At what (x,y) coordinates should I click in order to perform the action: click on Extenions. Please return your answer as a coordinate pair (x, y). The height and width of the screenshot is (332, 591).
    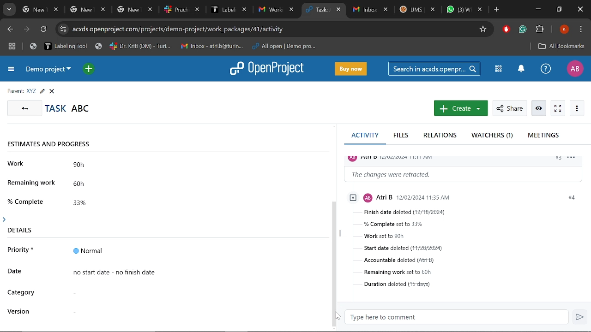
    Looking at the image, I should click on (540, 30).